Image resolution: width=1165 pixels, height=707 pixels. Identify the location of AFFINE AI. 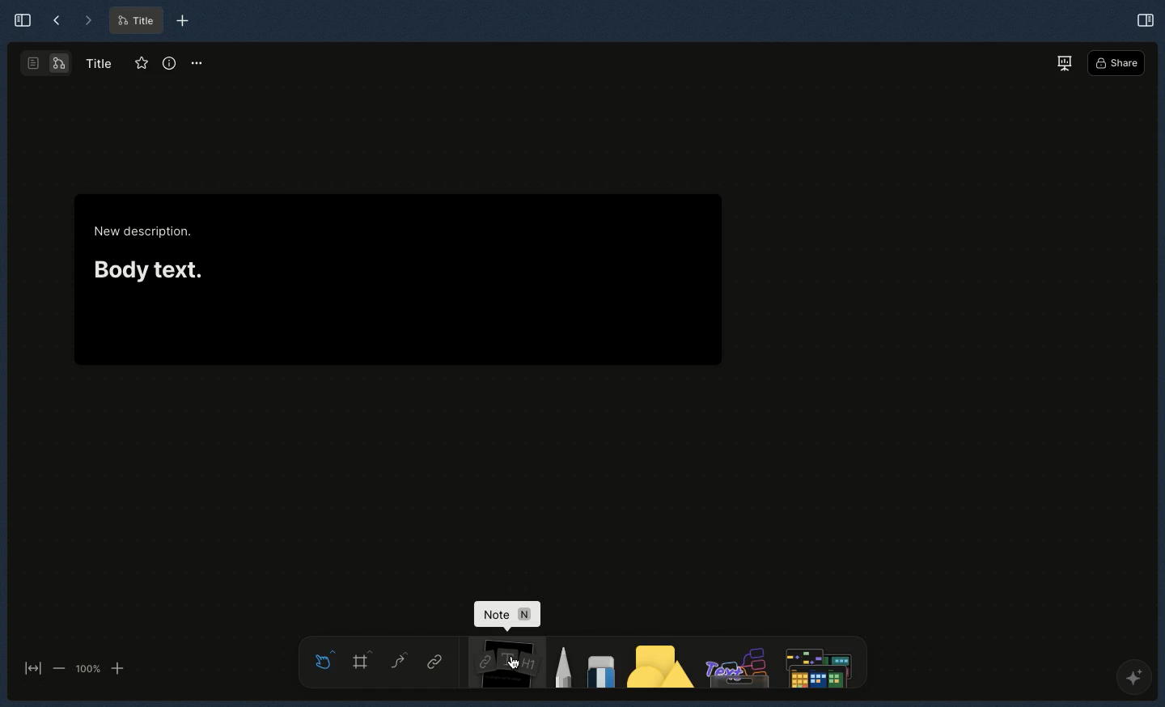
(1131, 680).